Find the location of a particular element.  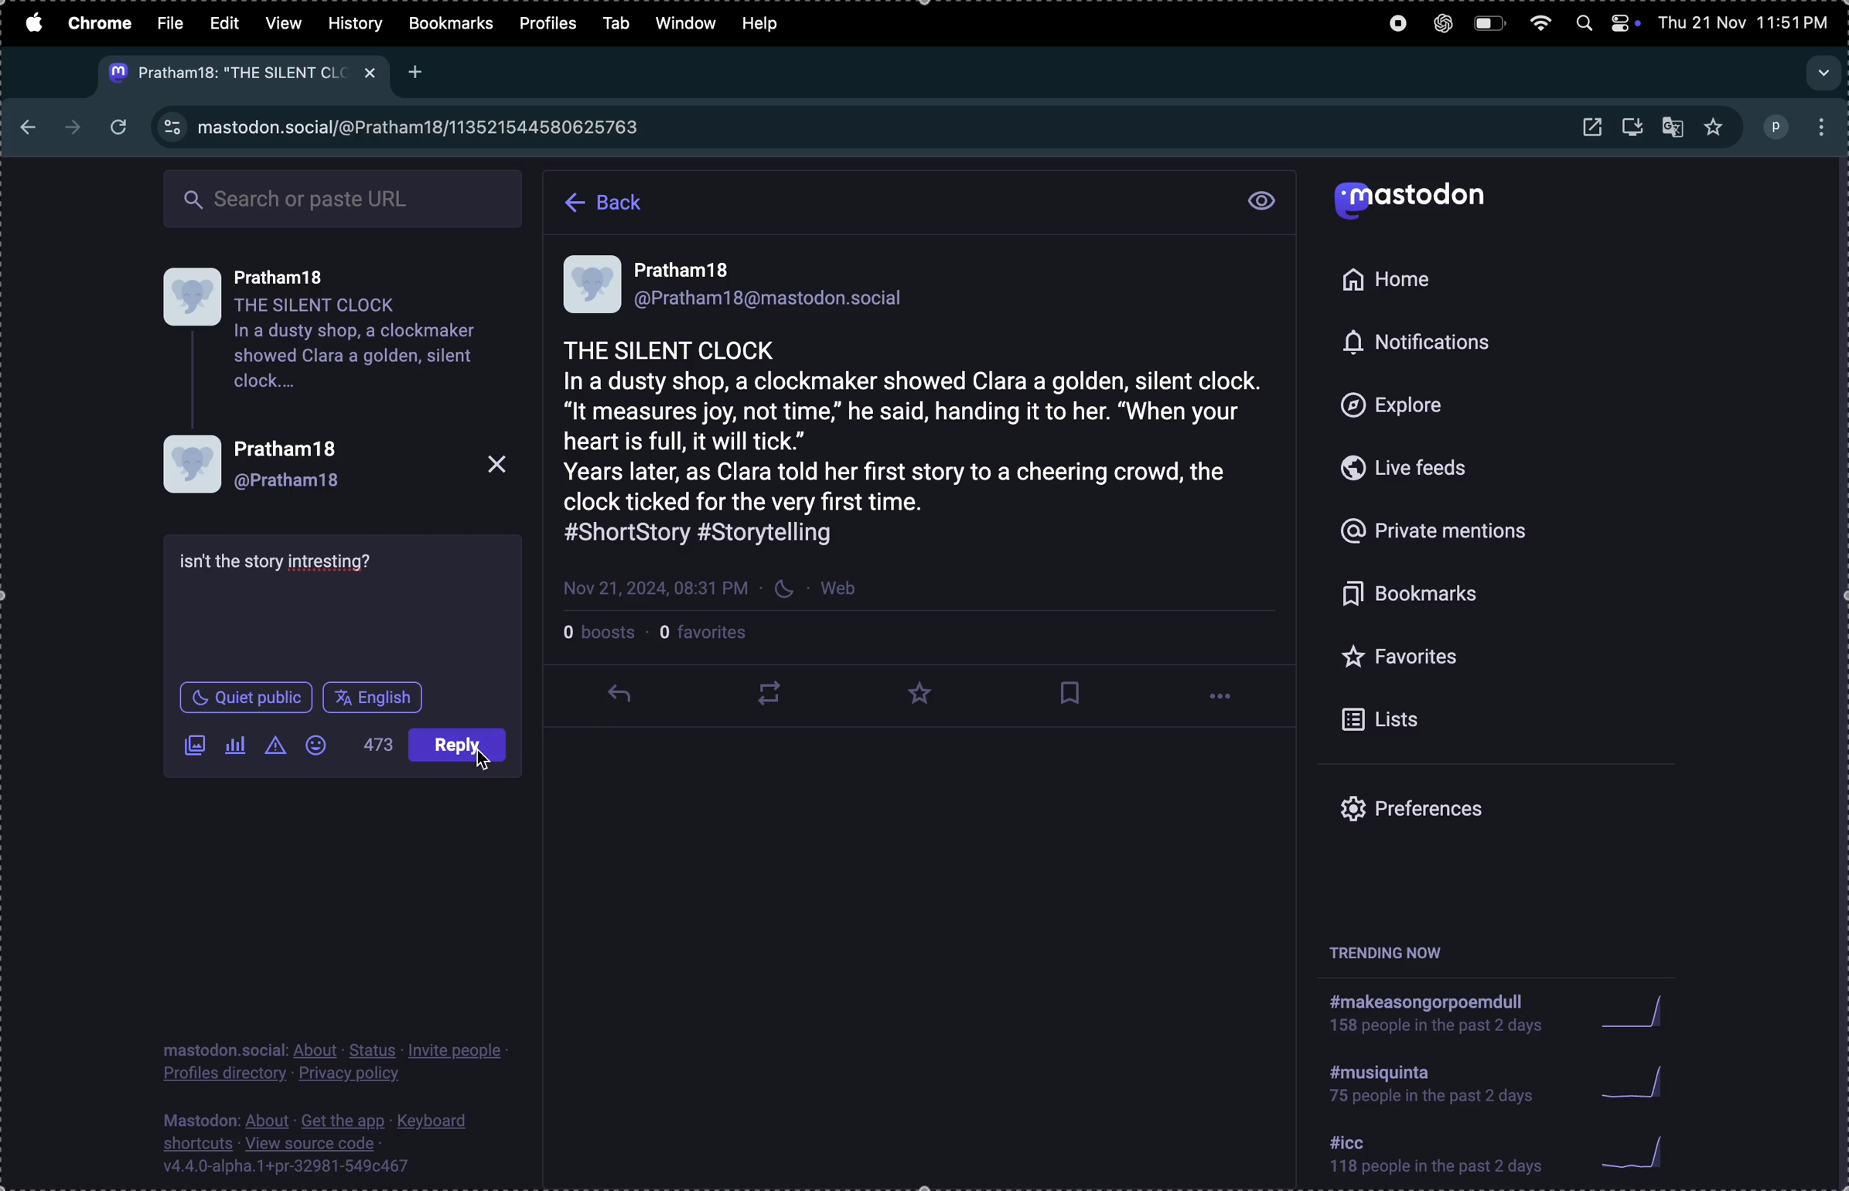

favourites is located at coordinates (926, 693).